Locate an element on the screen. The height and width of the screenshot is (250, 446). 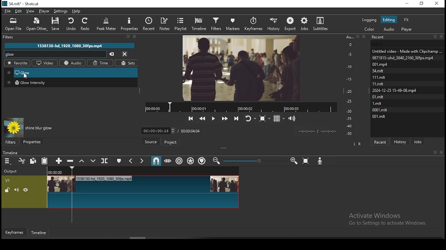
timeline is located at coordinates (10, 153).